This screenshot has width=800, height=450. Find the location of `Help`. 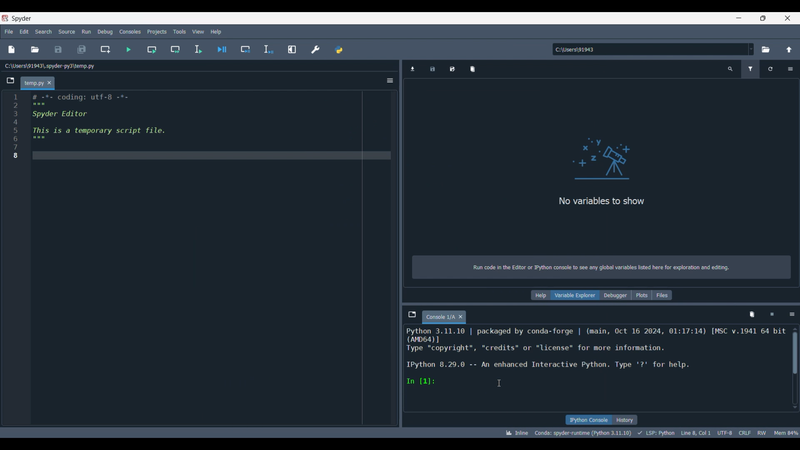

Help is located at coordinates (540, 295).